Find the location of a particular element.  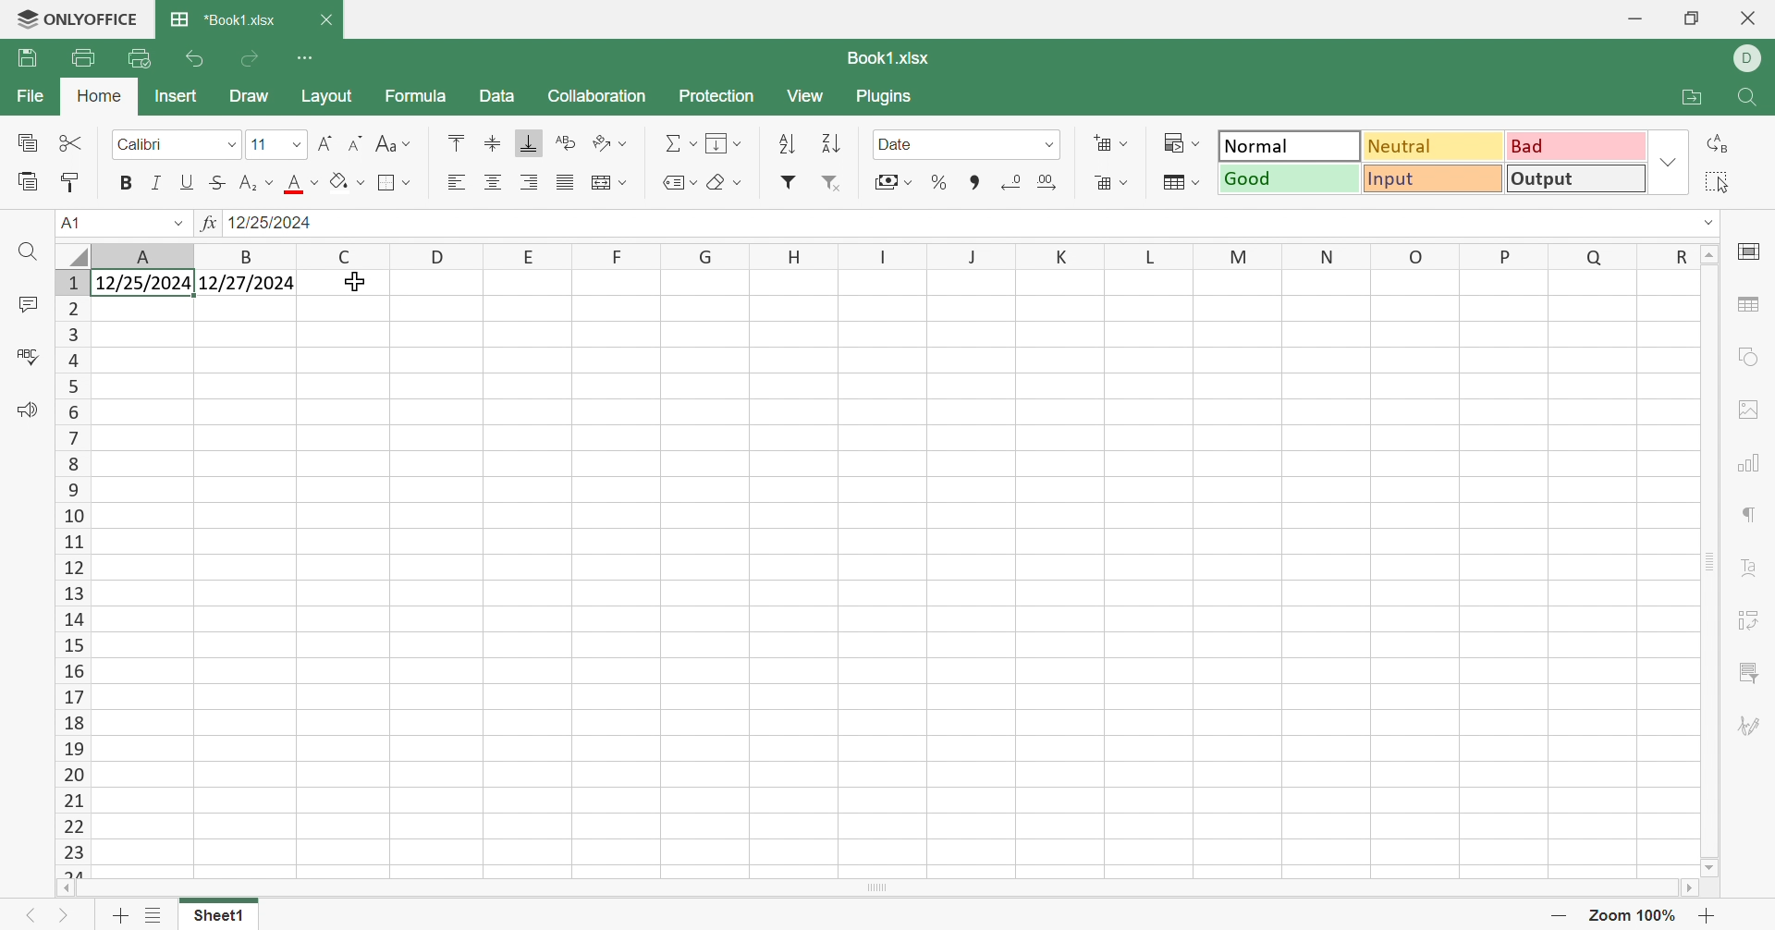

Align Left is located at coordinates (457, 183).